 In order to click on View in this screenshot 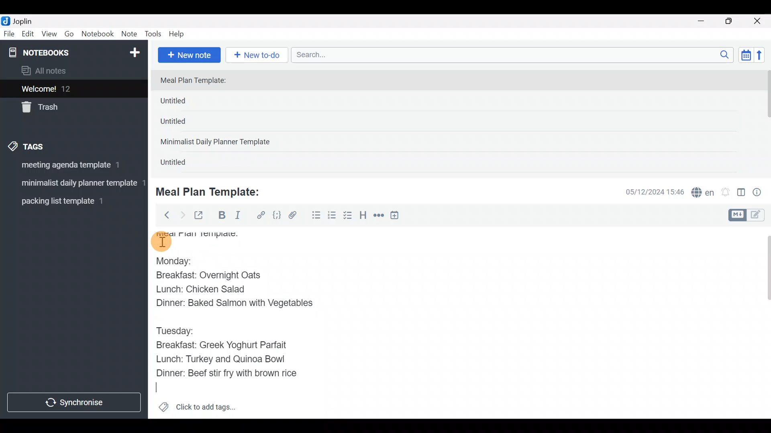, I will do `click(49, 35)`.